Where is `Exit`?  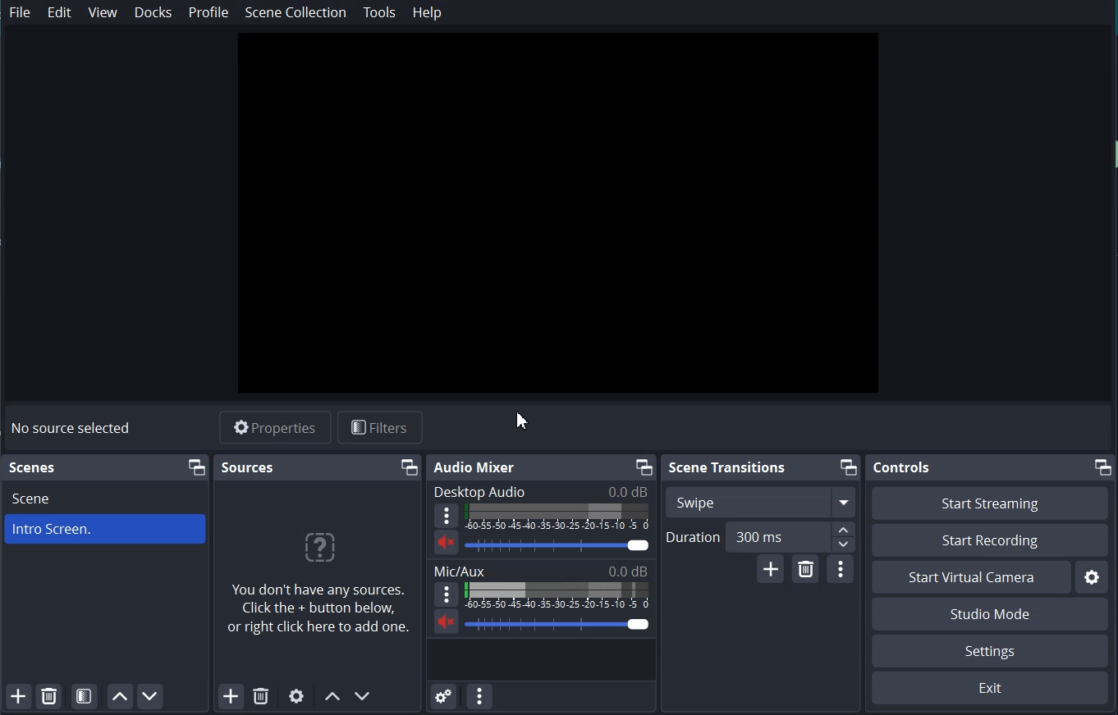 Exit is located at coordinates (991, 687).